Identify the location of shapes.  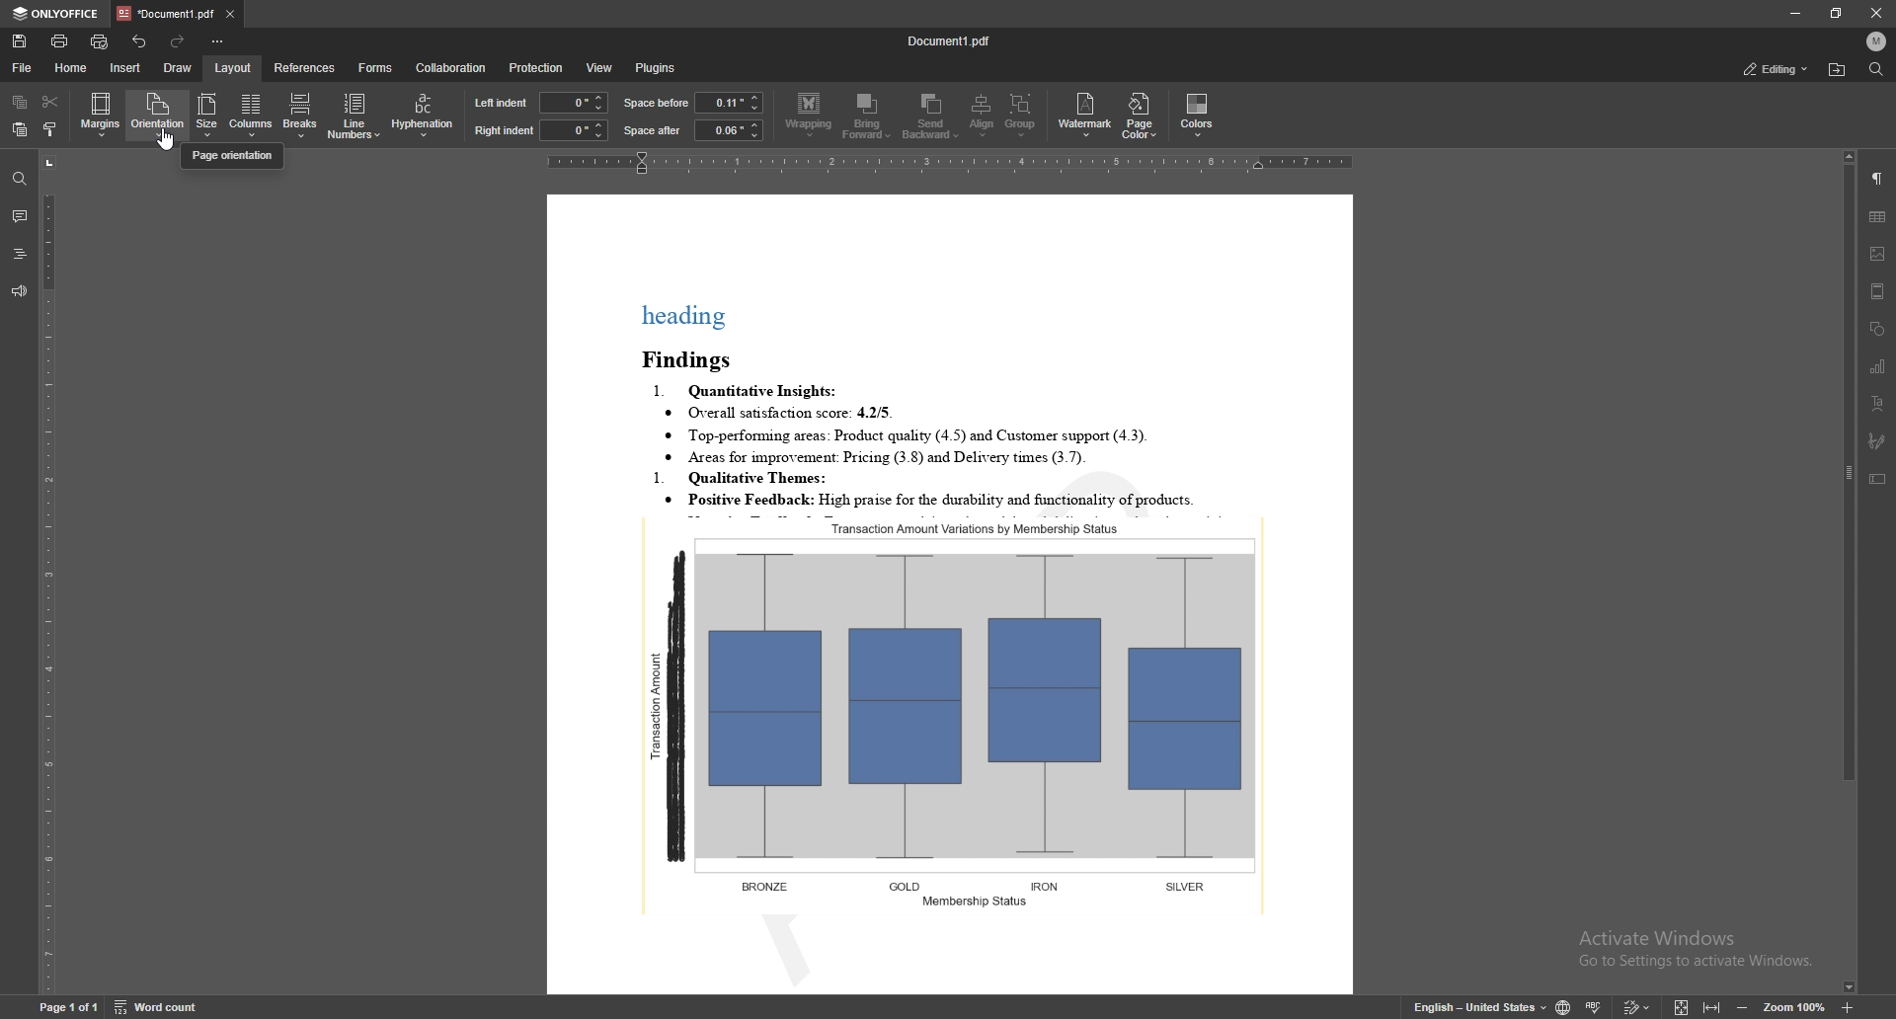
(1877, 329).